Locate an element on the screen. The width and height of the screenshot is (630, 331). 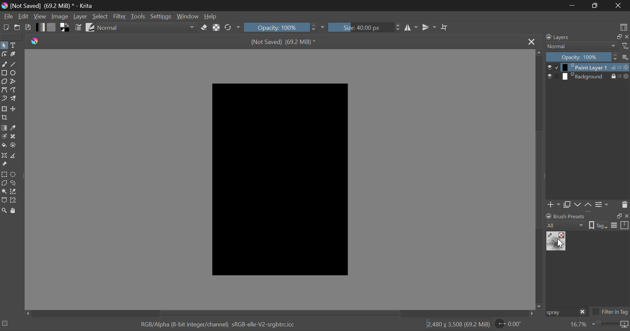
Layers is located at coordinates (561, 37).